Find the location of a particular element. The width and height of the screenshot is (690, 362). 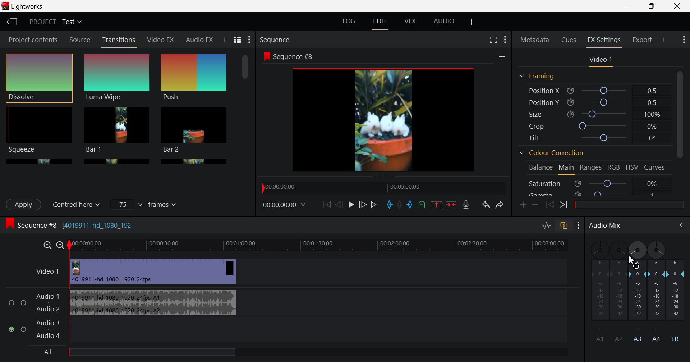

Lightworks is located at coordinates (35, 6).